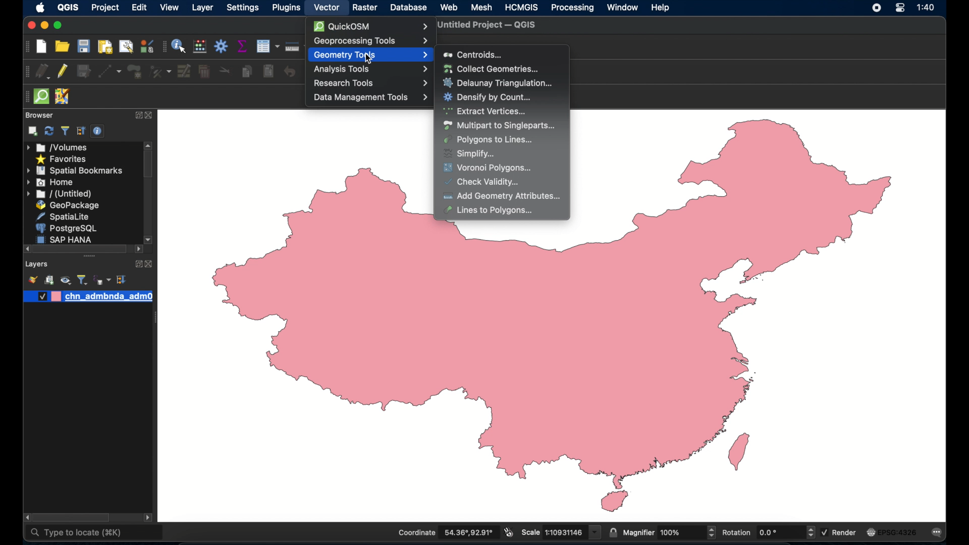 The height and width of the screenshot is (545, 969). What do you see at coordinates (662, 9) in the screenshot?
I see `help` at bounding box center [662, 9].